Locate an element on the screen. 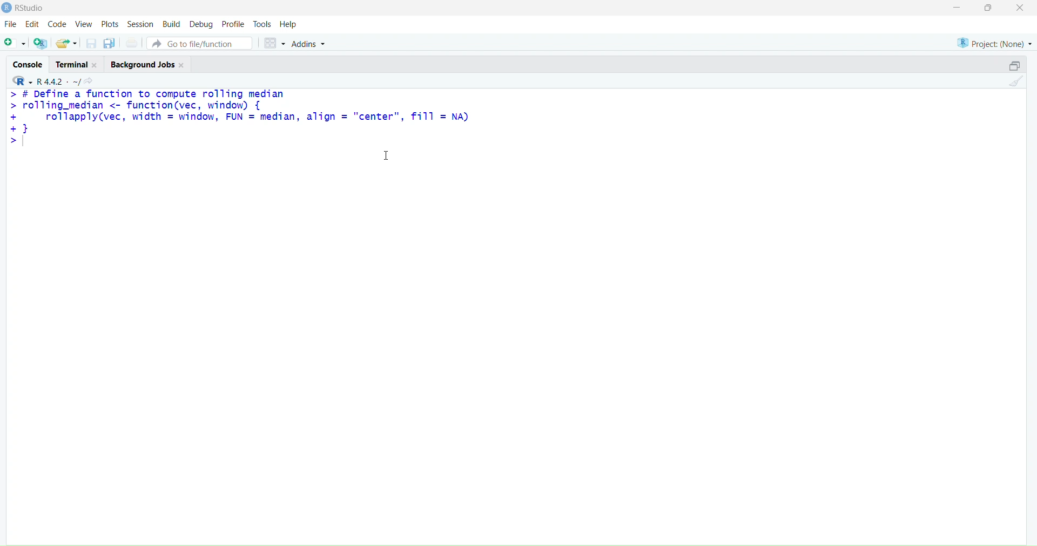  save is located at coordinates (93, 43).